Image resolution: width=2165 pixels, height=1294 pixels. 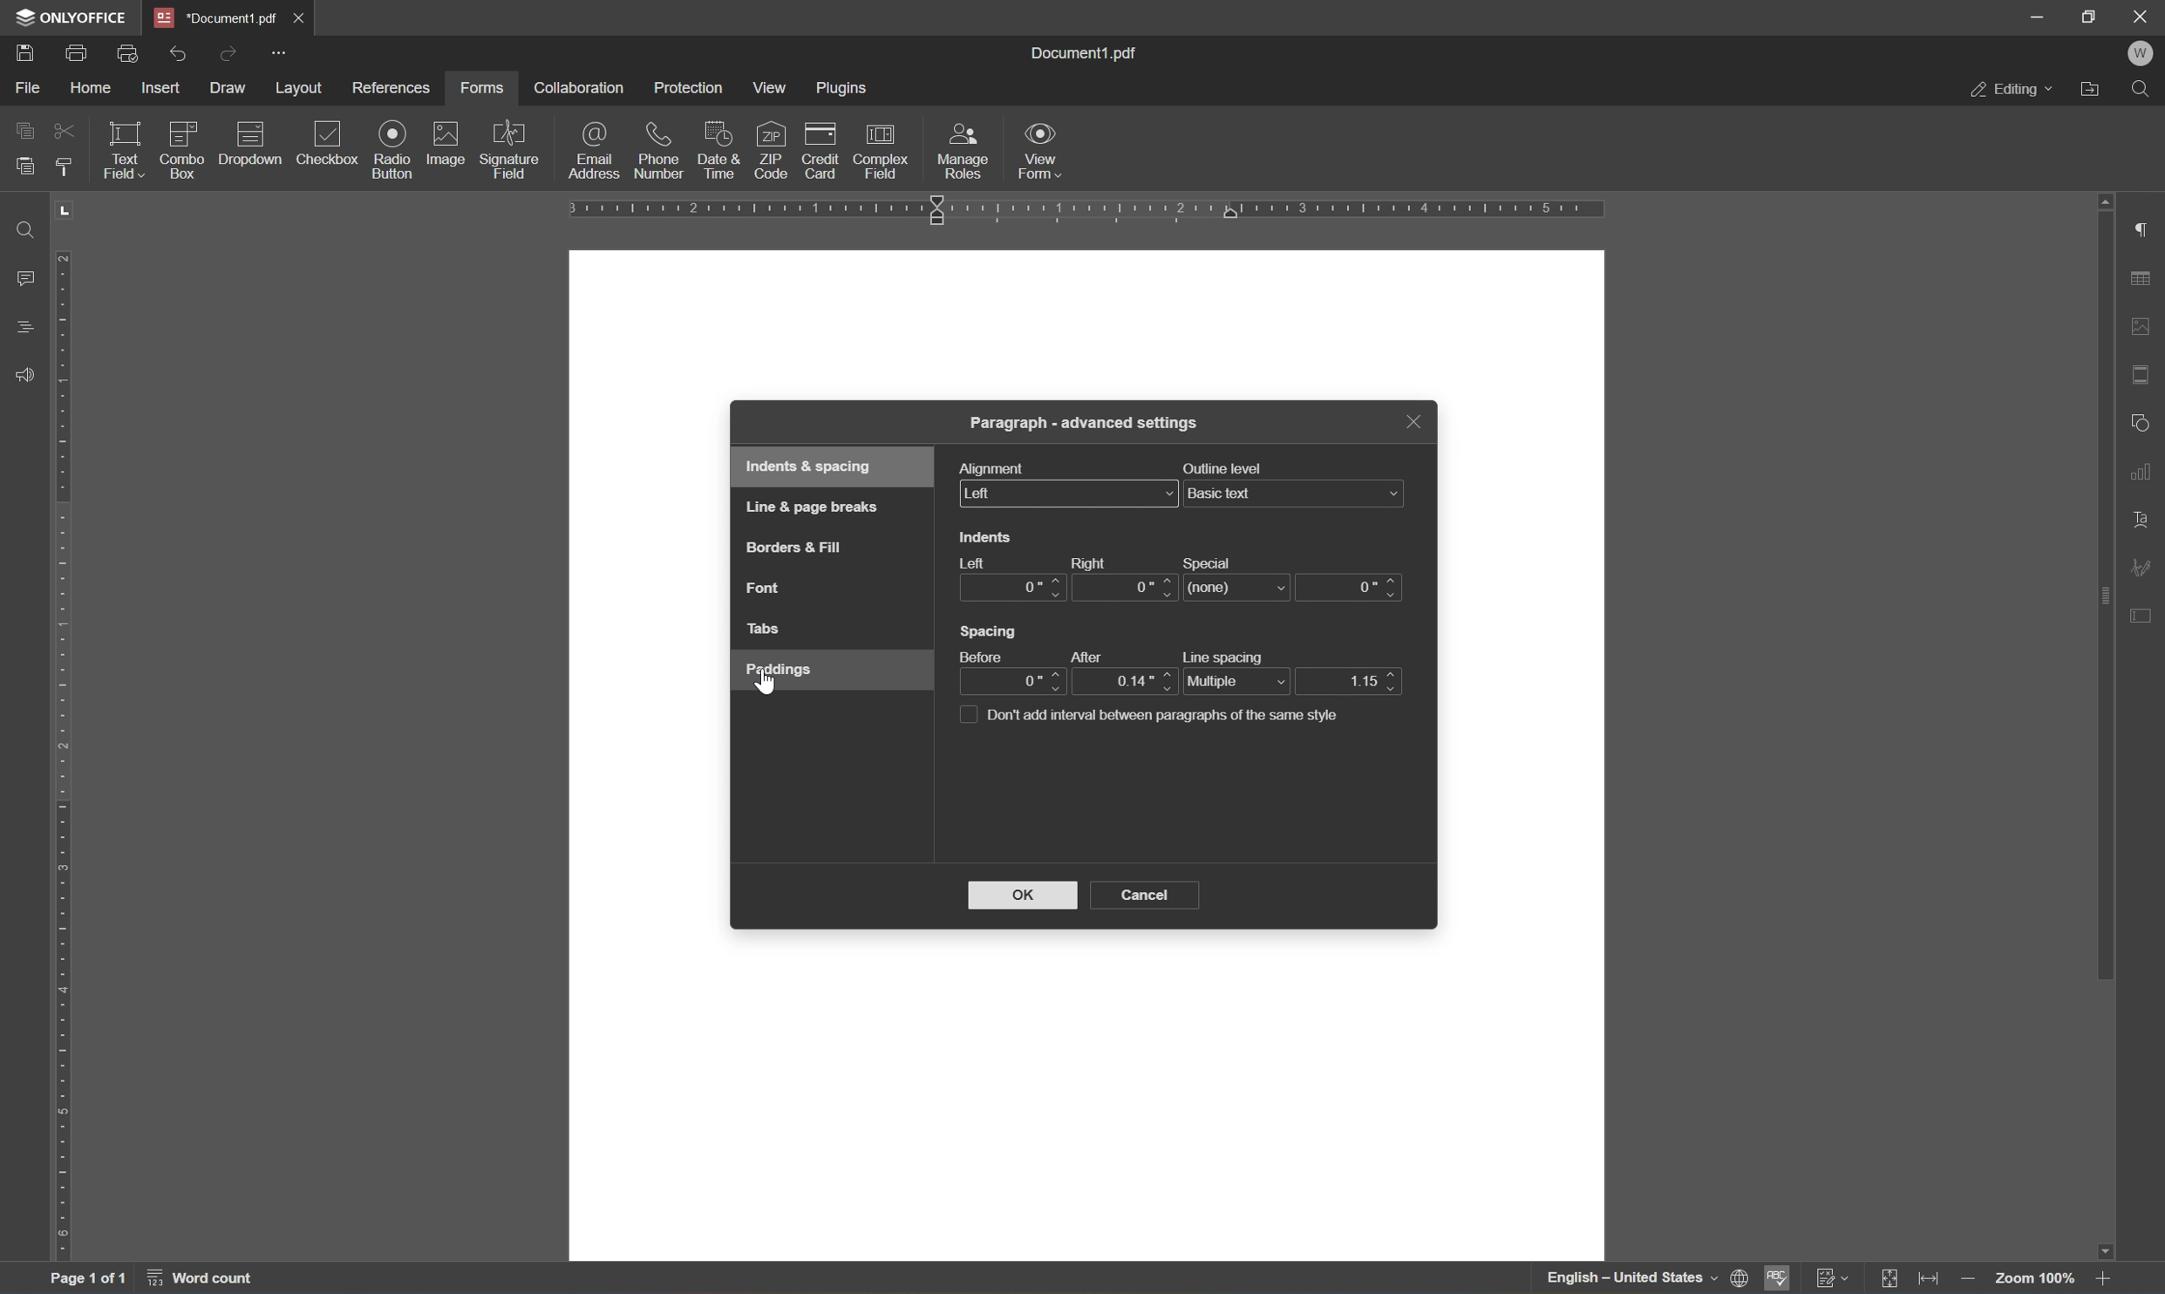 I want to click on 1.15, so click(x=1348, y=679).